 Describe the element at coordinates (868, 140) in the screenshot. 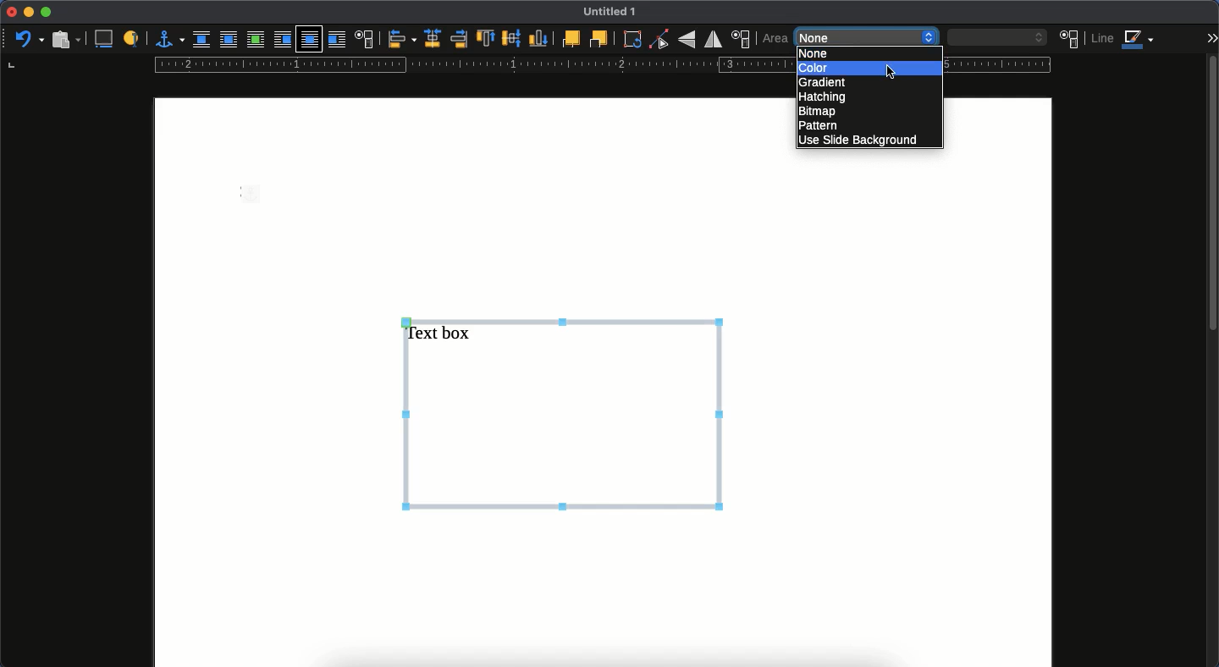

I see `use slide background` at that location.